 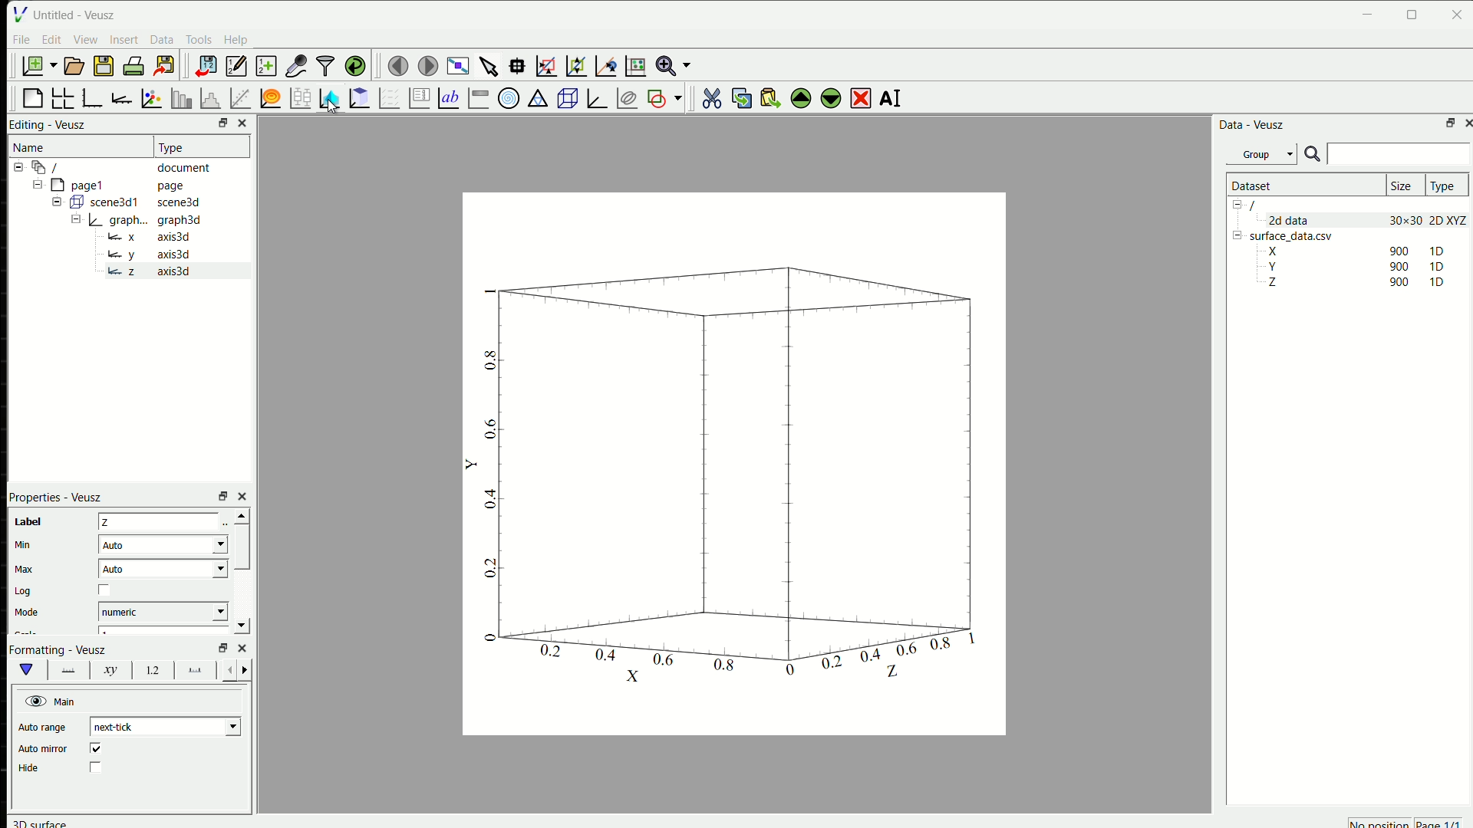 I want to click on open document, so click(x=75, y=66).